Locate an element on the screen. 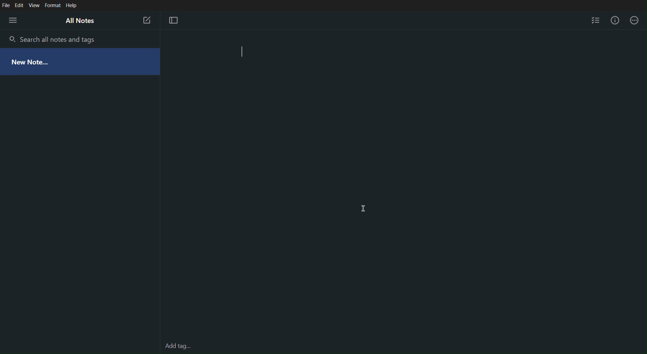 The height and width of the screenshot is (354, 647). All Notes is located at coordinates (80, 21).